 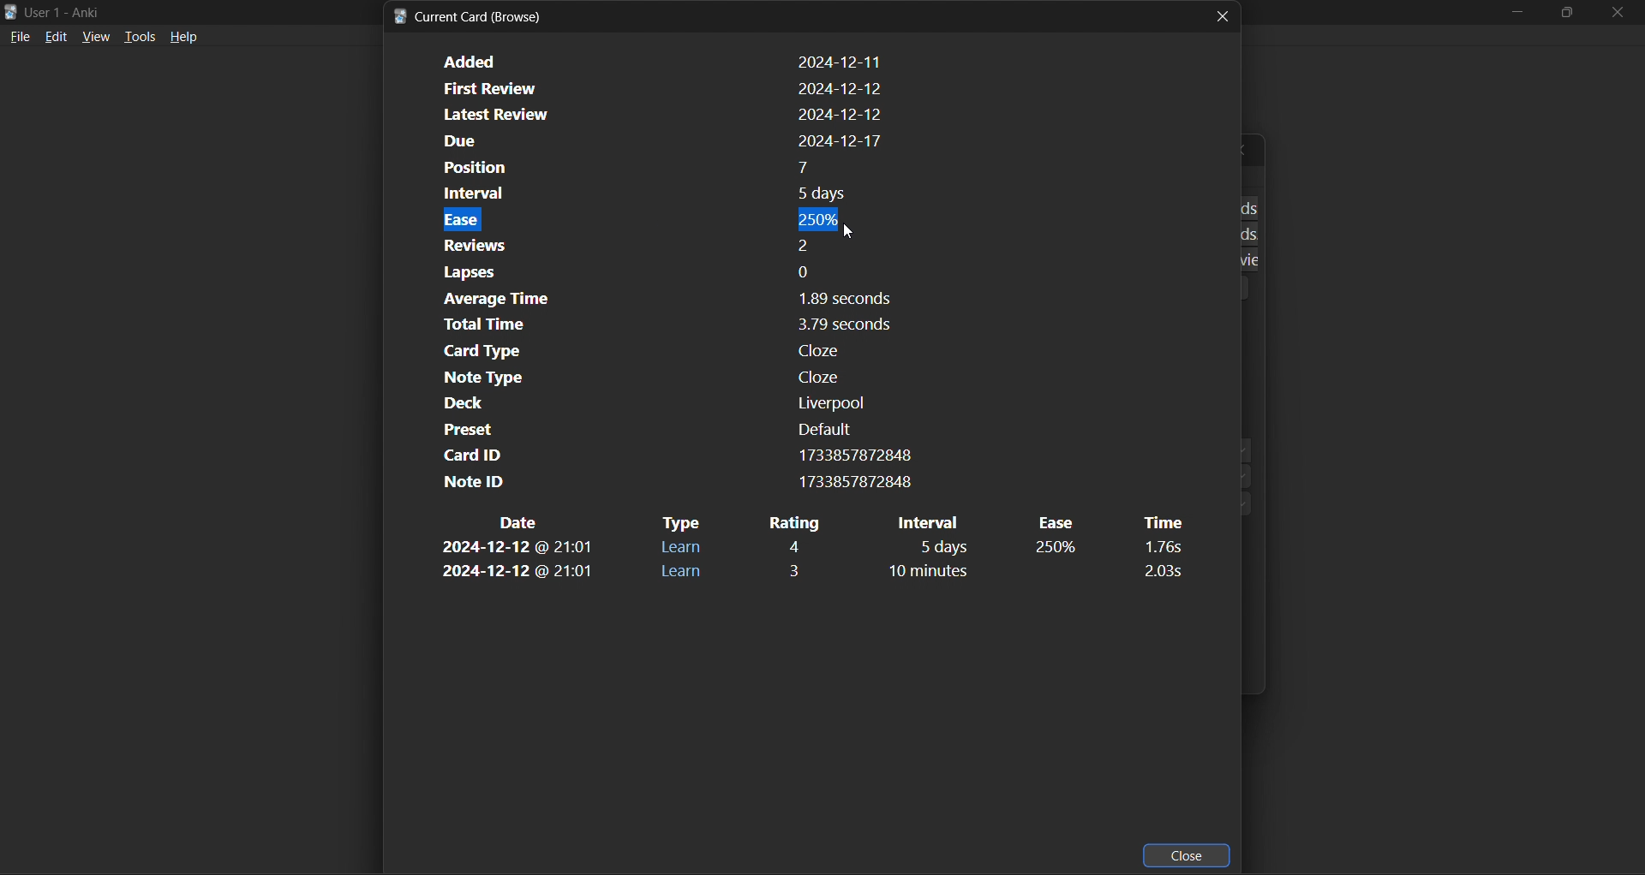 What do you see at coordinates (76, 12) in the screenshot?
I see `title bar` at bounding box center [76, 12].